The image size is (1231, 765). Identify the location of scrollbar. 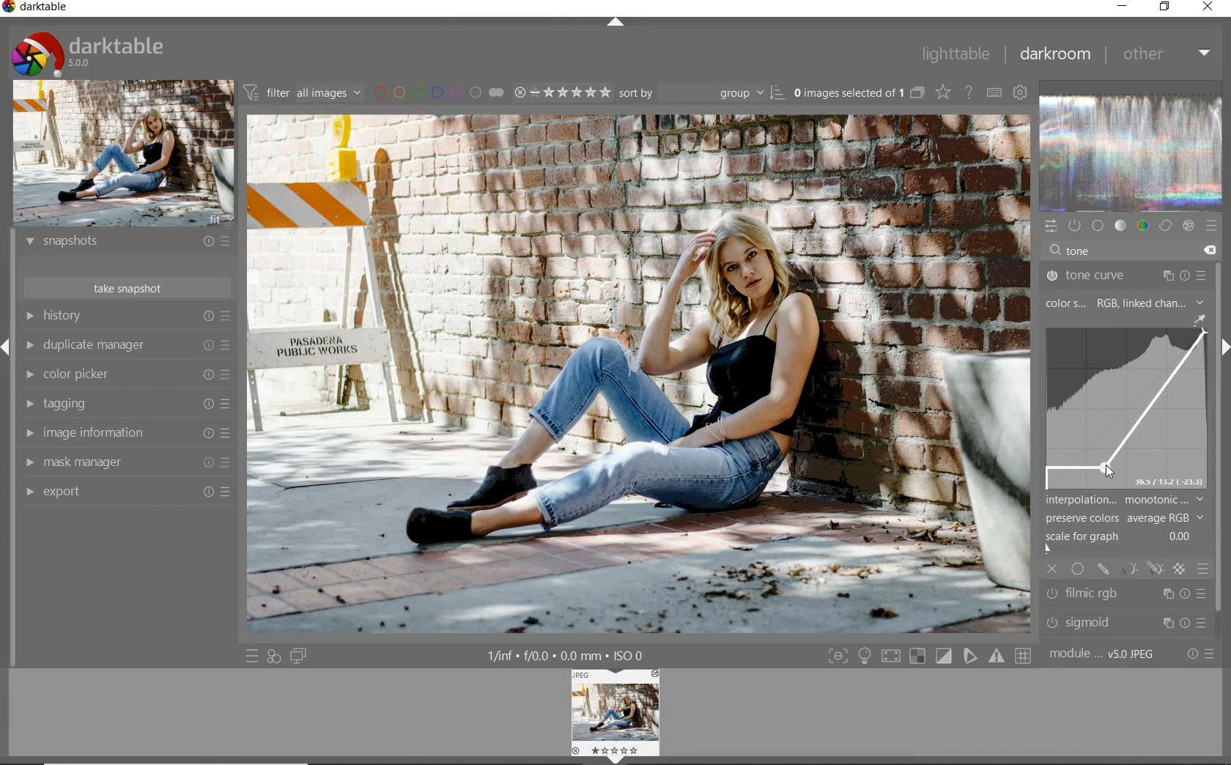
(1222, 439).